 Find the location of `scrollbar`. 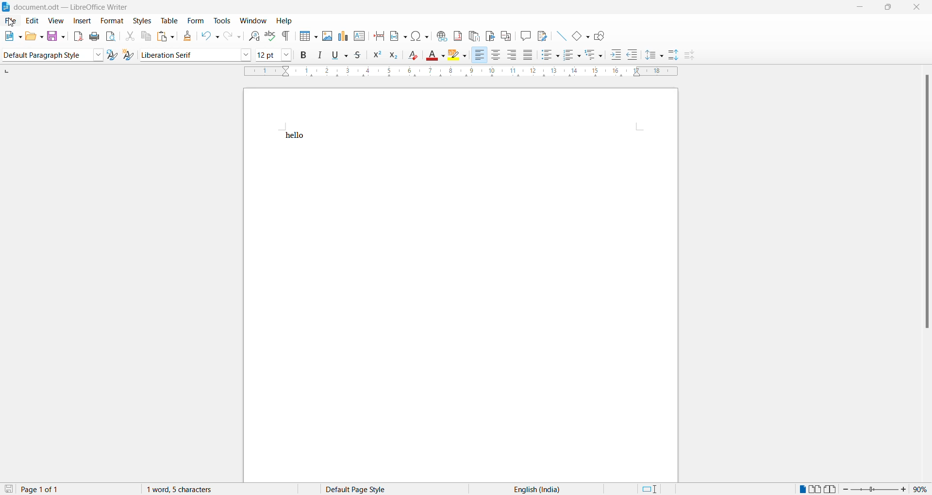

scrollbar is located at coordinates (926, 205).